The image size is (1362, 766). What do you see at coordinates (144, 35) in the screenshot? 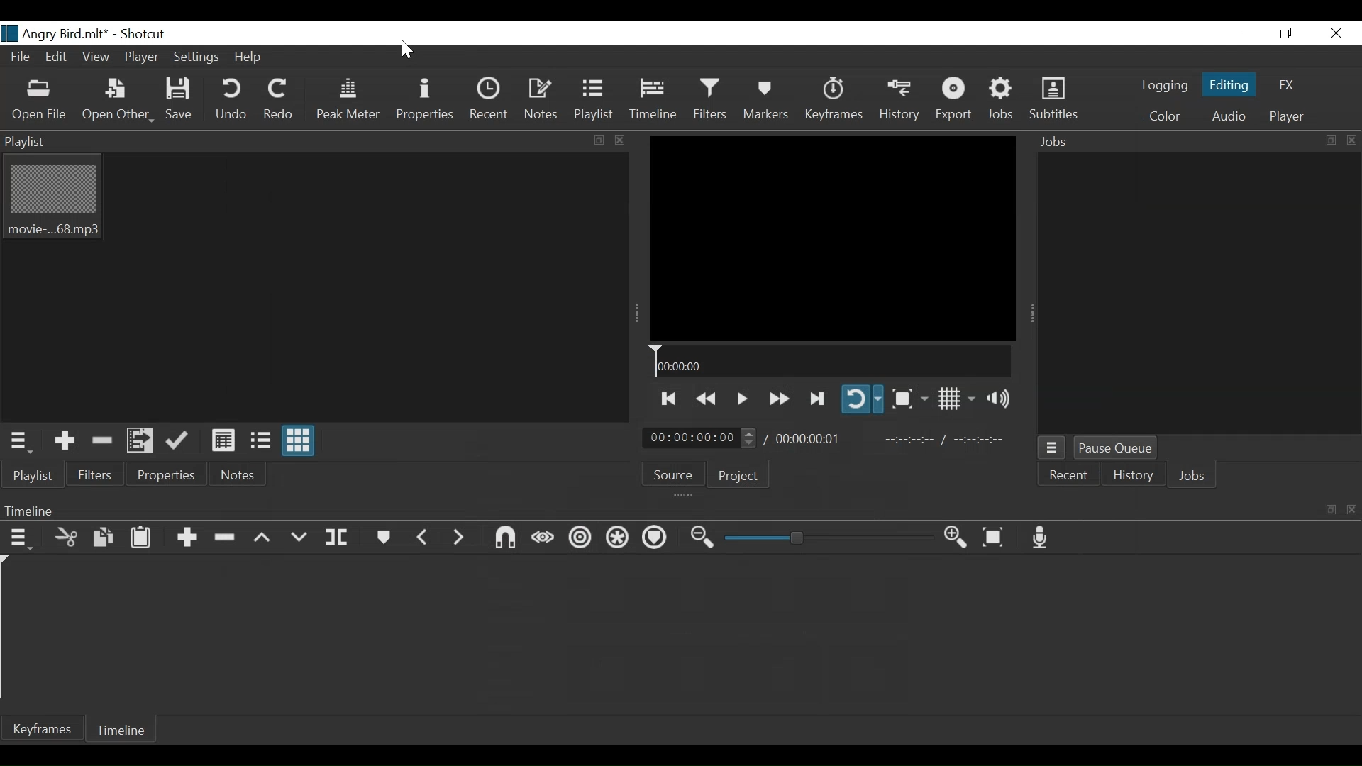
I see `Shotcut` at bounding box center [144, 35].